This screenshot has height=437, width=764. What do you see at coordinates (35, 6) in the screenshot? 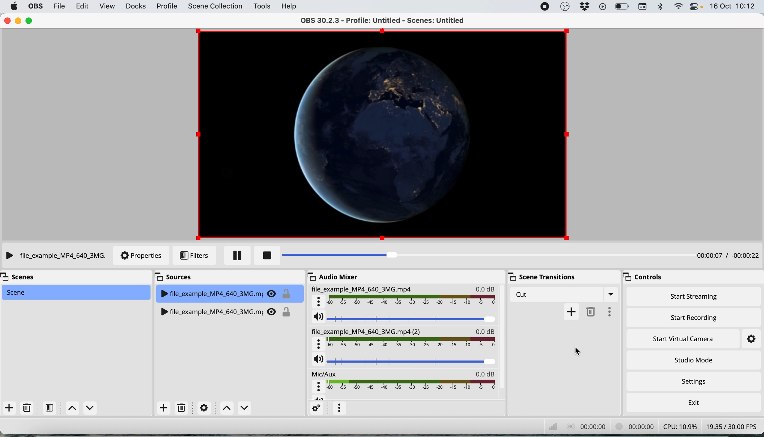
I see `obs` at bounding box center [35, 6].